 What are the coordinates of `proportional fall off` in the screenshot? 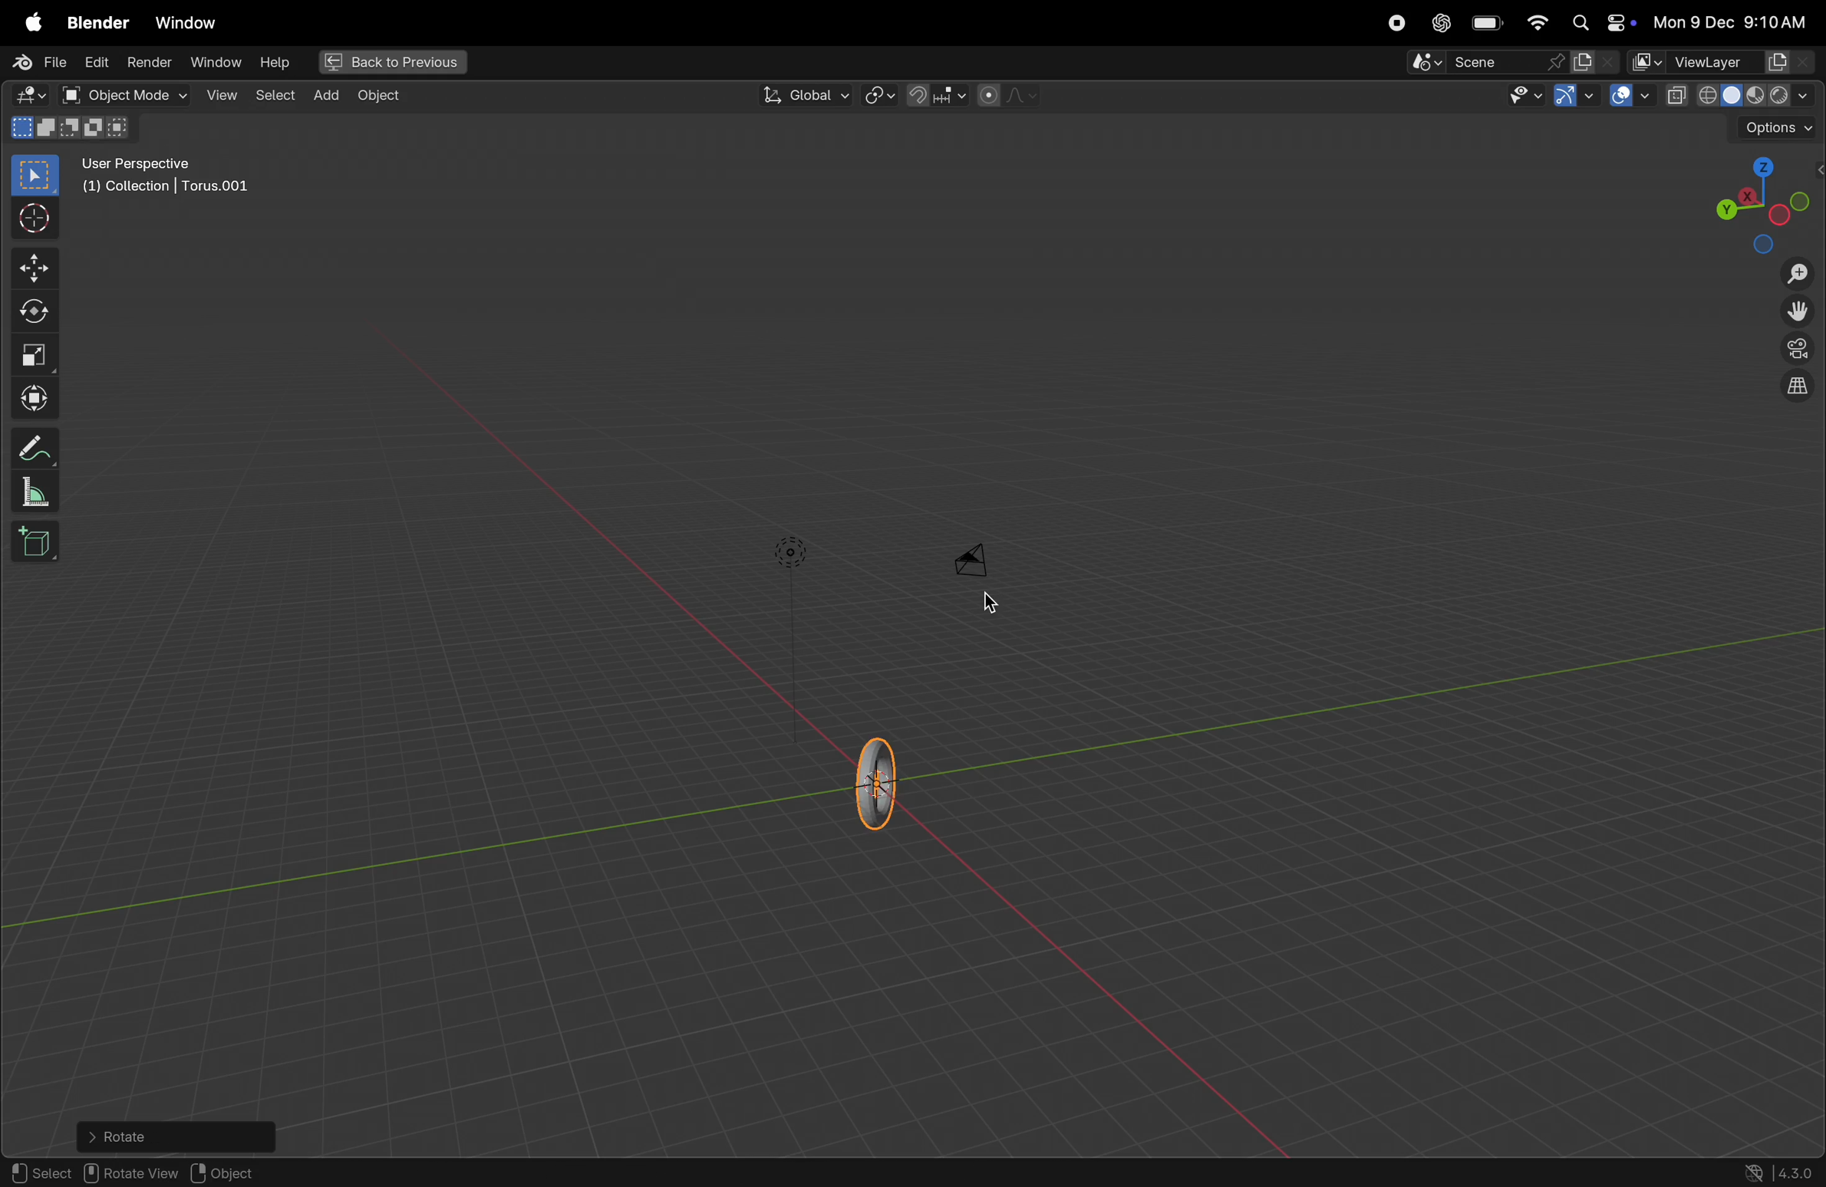 It's located at (1006, 95).